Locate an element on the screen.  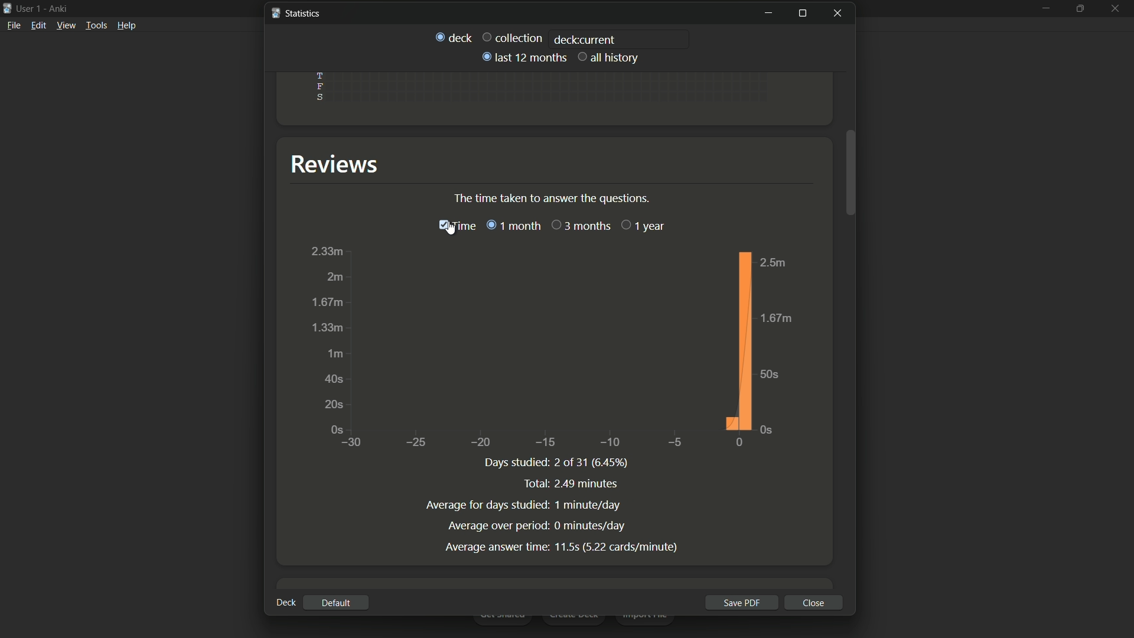
reviews is located at coordinates (340, 164).